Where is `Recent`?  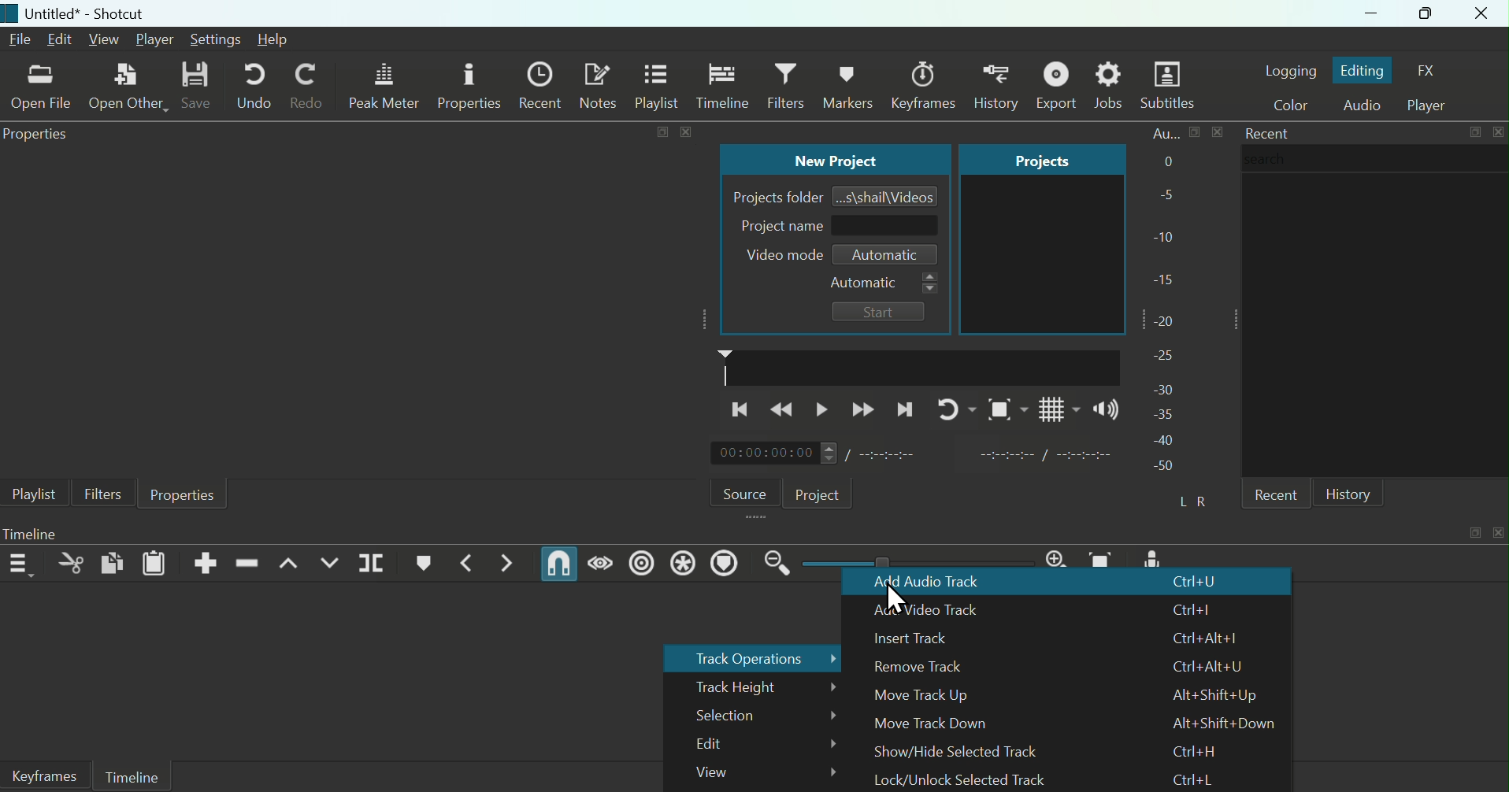 Recent is located at coordinates (1265, 131).